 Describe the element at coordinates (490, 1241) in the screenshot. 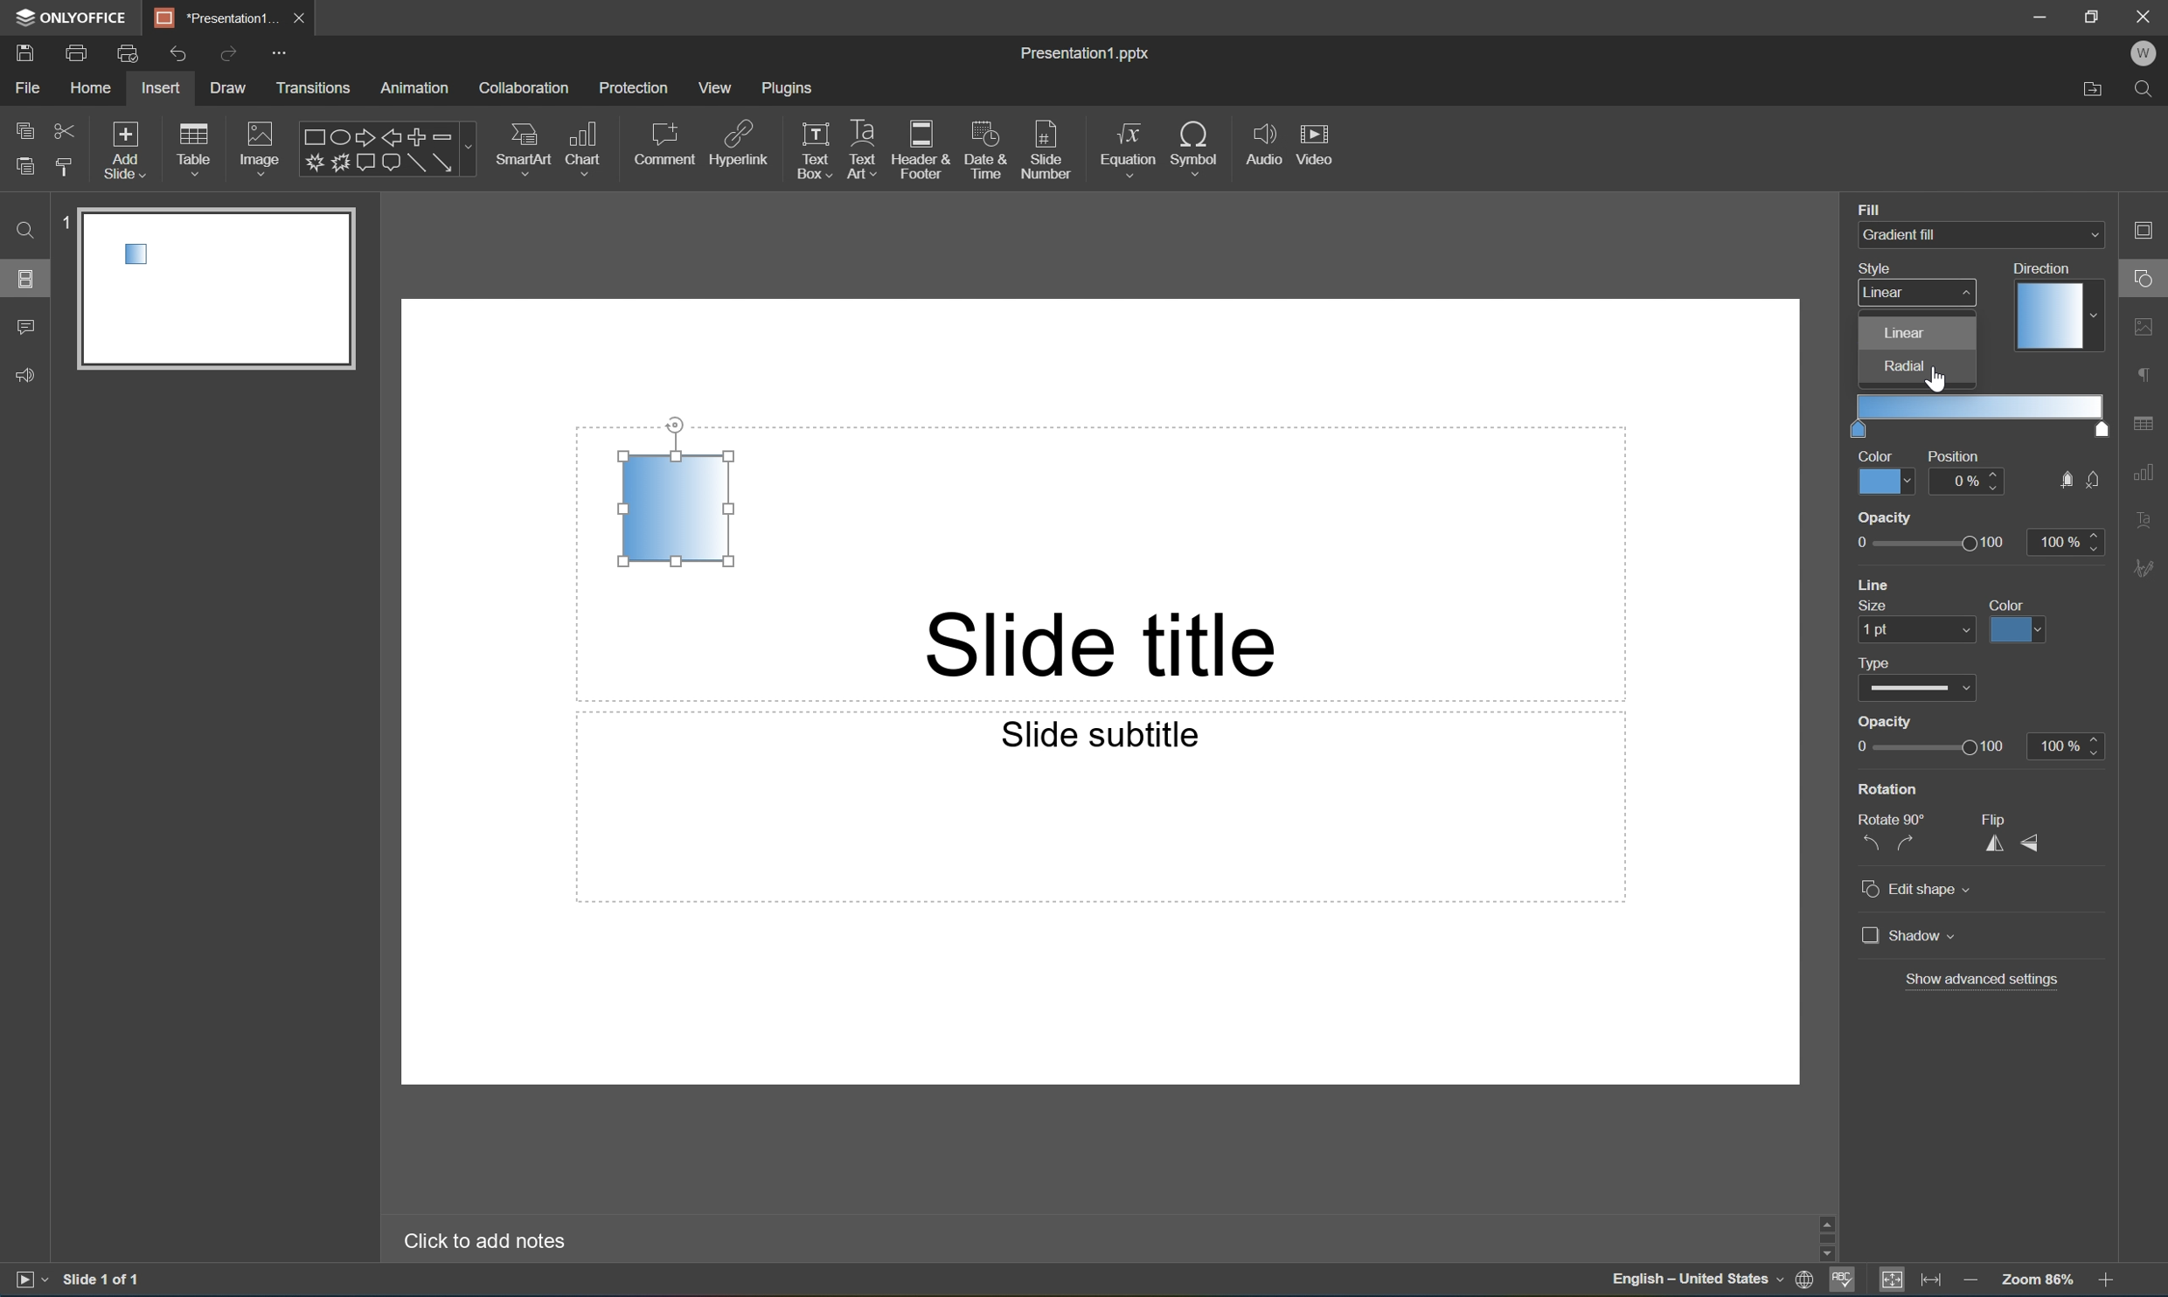

I see `Click to add notes` at that location.